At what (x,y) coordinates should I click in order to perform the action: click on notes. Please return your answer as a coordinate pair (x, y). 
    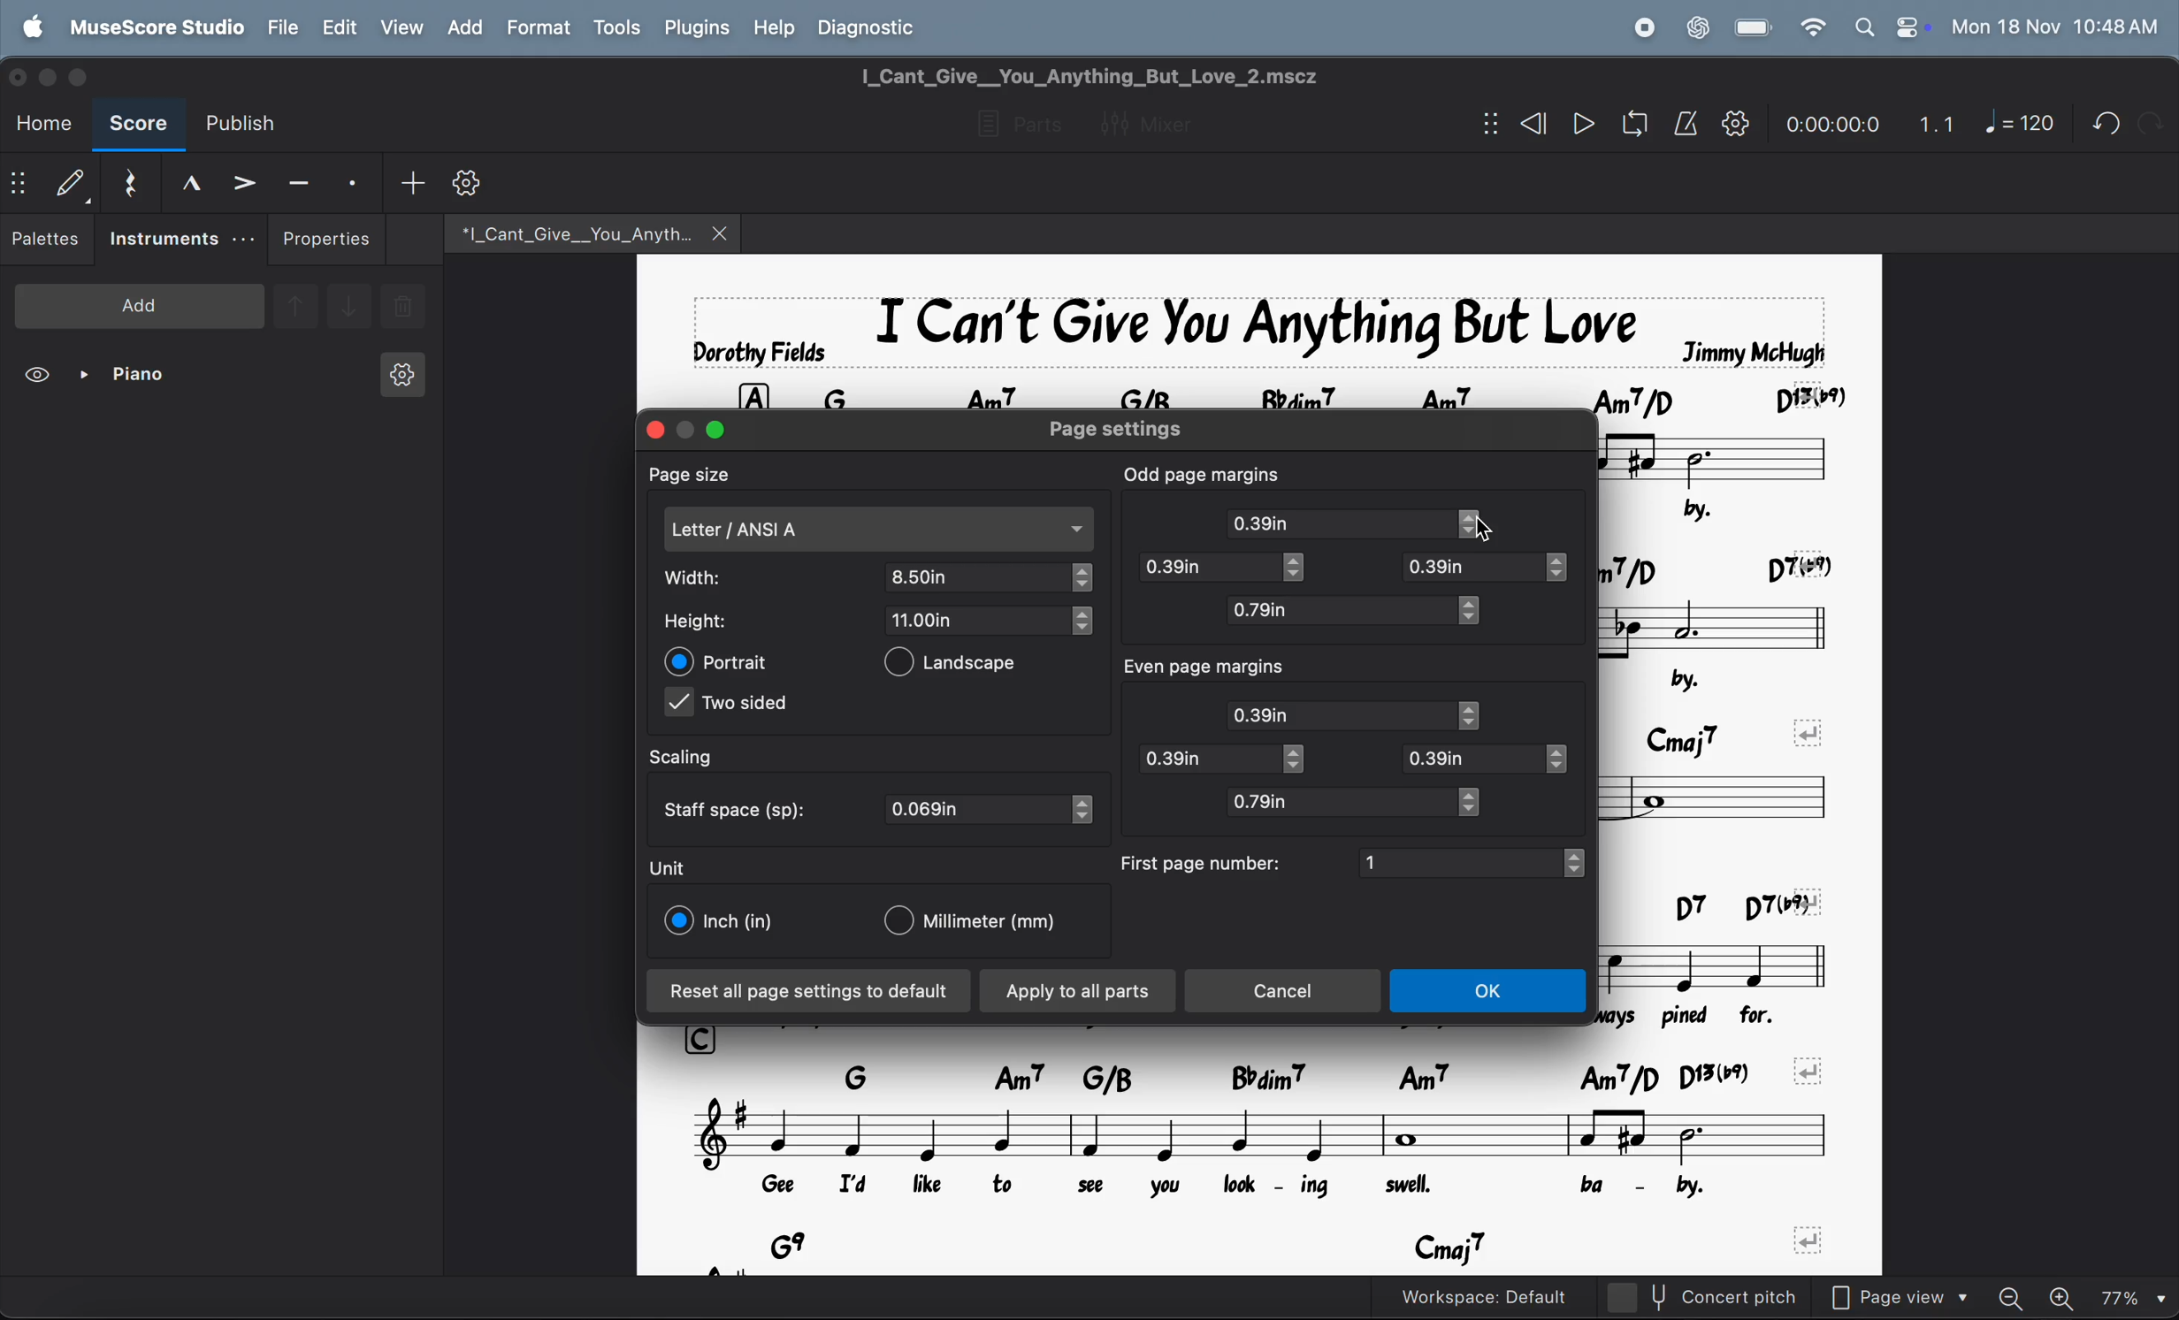
    Looking at the image, I should click on (1721, 629).